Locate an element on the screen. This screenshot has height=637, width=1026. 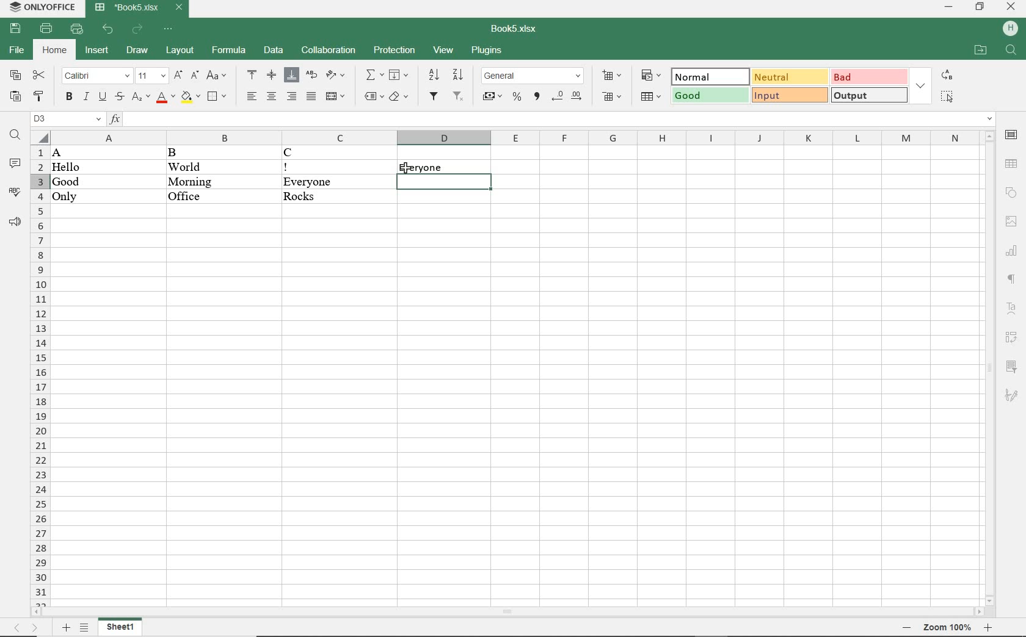
italic is located at coordinates (86, 97).